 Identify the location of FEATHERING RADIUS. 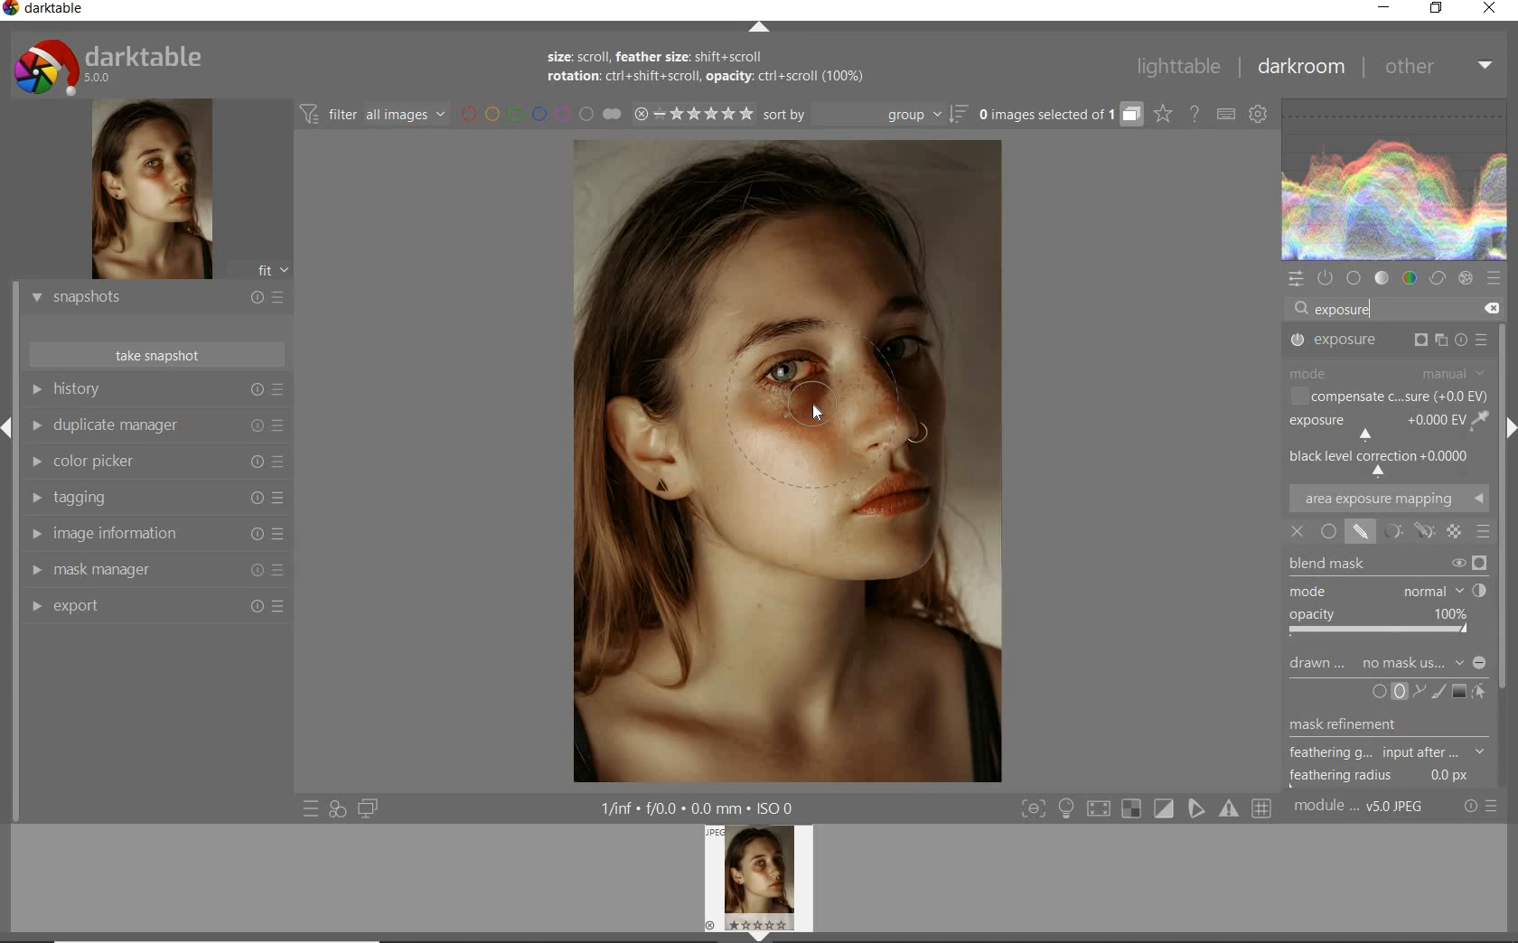
(1385, 776).